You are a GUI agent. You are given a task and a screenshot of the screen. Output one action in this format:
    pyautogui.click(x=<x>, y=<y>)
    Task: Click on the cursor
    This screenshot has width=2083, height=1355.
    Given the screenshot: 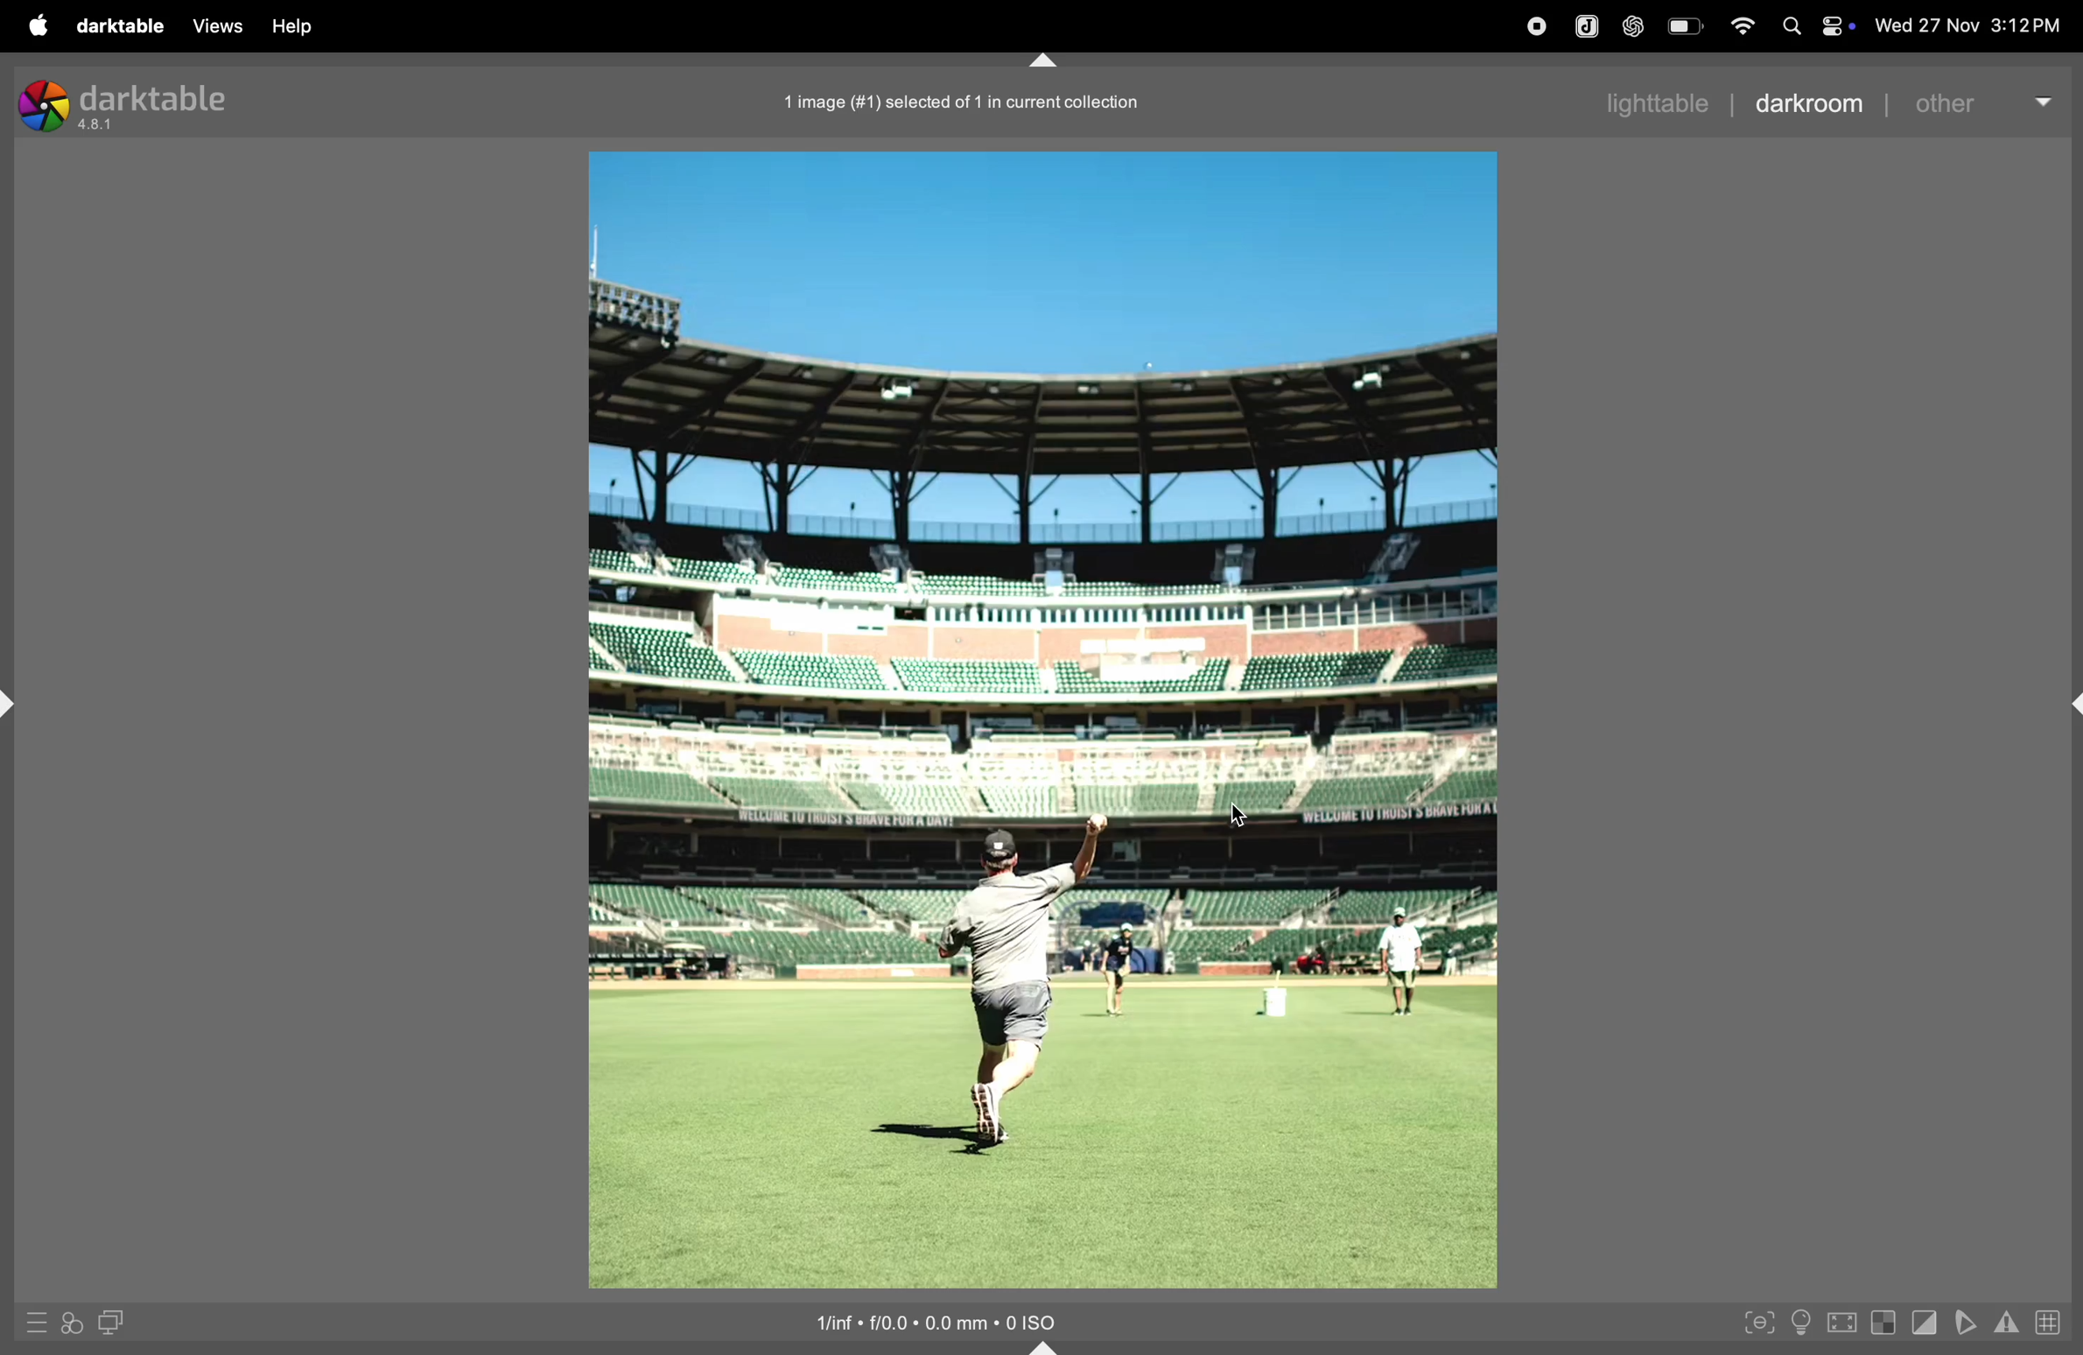 What is the action you would take?
    pyautogui.click(x=1232, y=811)
    